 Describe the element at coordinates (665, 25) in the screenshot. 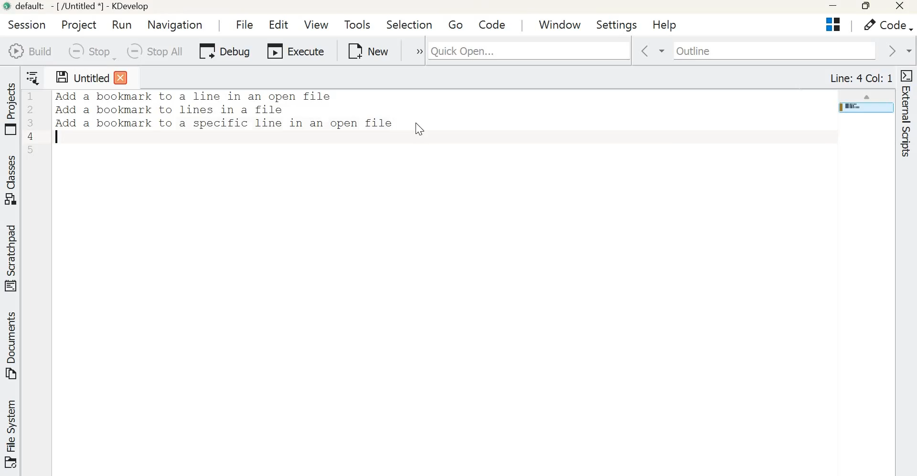

I see `Help` at that location.